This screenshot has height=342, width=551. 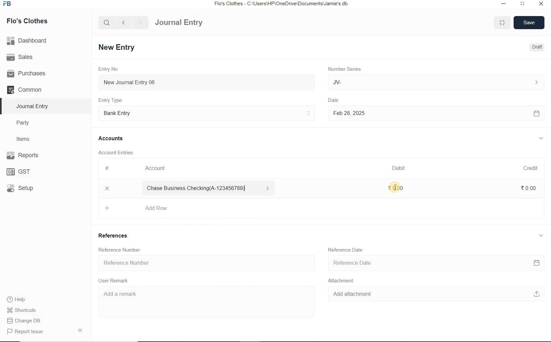 What do you see at coordinates (115, 281) in the screenshot?
I see `User Remark` at bounding box center [115, 281].